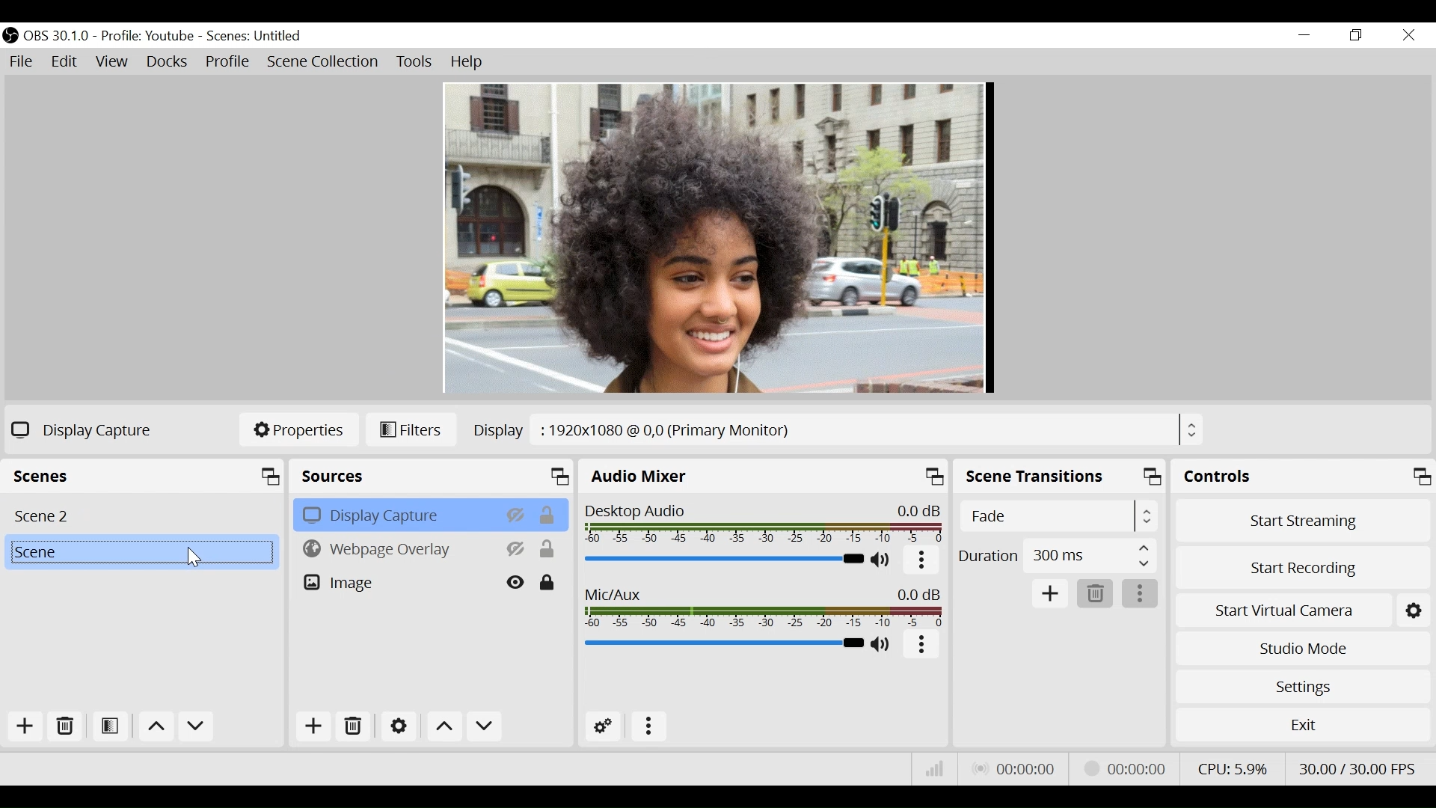  Describe the element at coordinates (1300, 649) in the screenshot. I see `Studio Mode` at that location.